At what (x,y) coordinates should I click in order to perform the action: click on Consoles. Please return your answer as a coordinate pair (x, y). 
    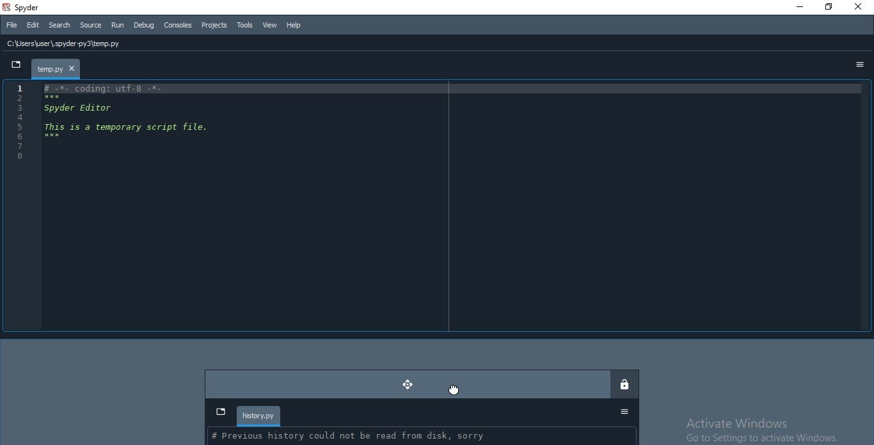
    Looking at the image, I should click on (179, 25).